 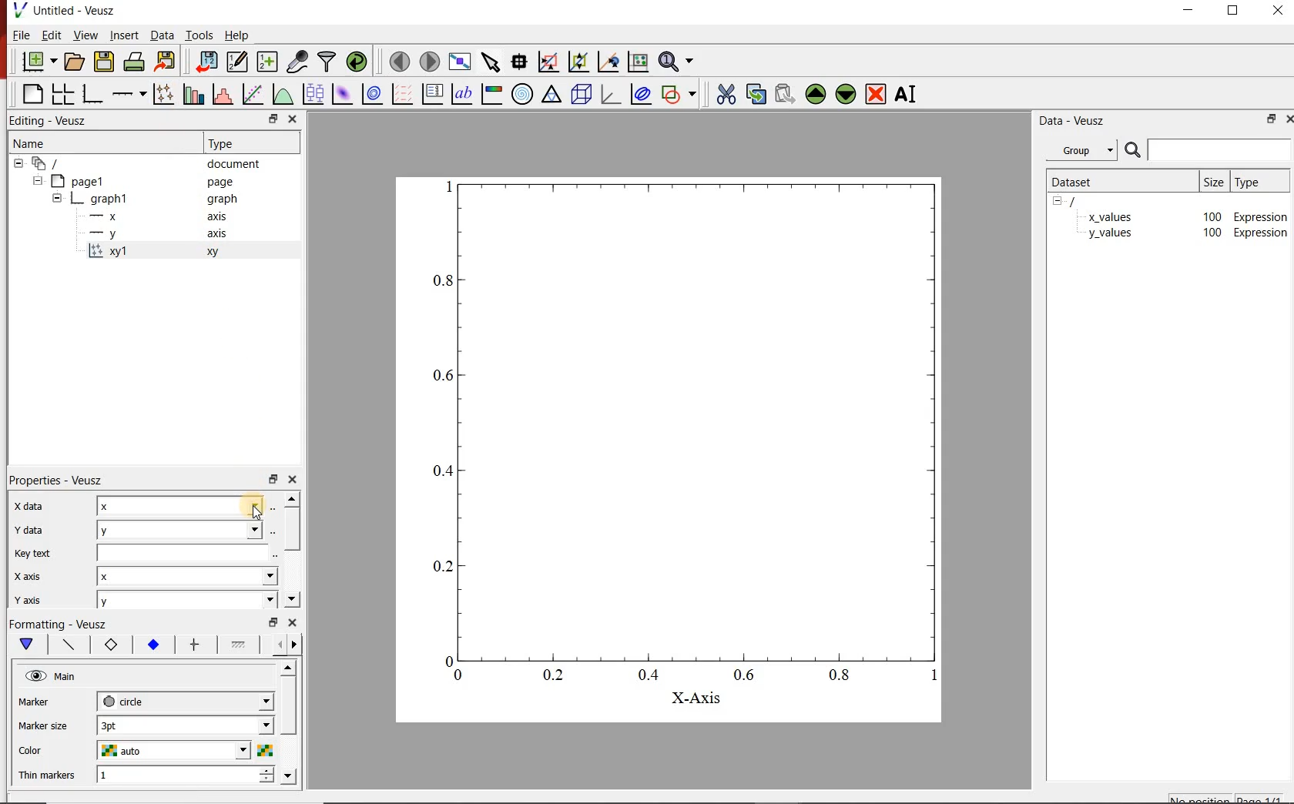 I want to click on open document, so click(x=75, y=61).